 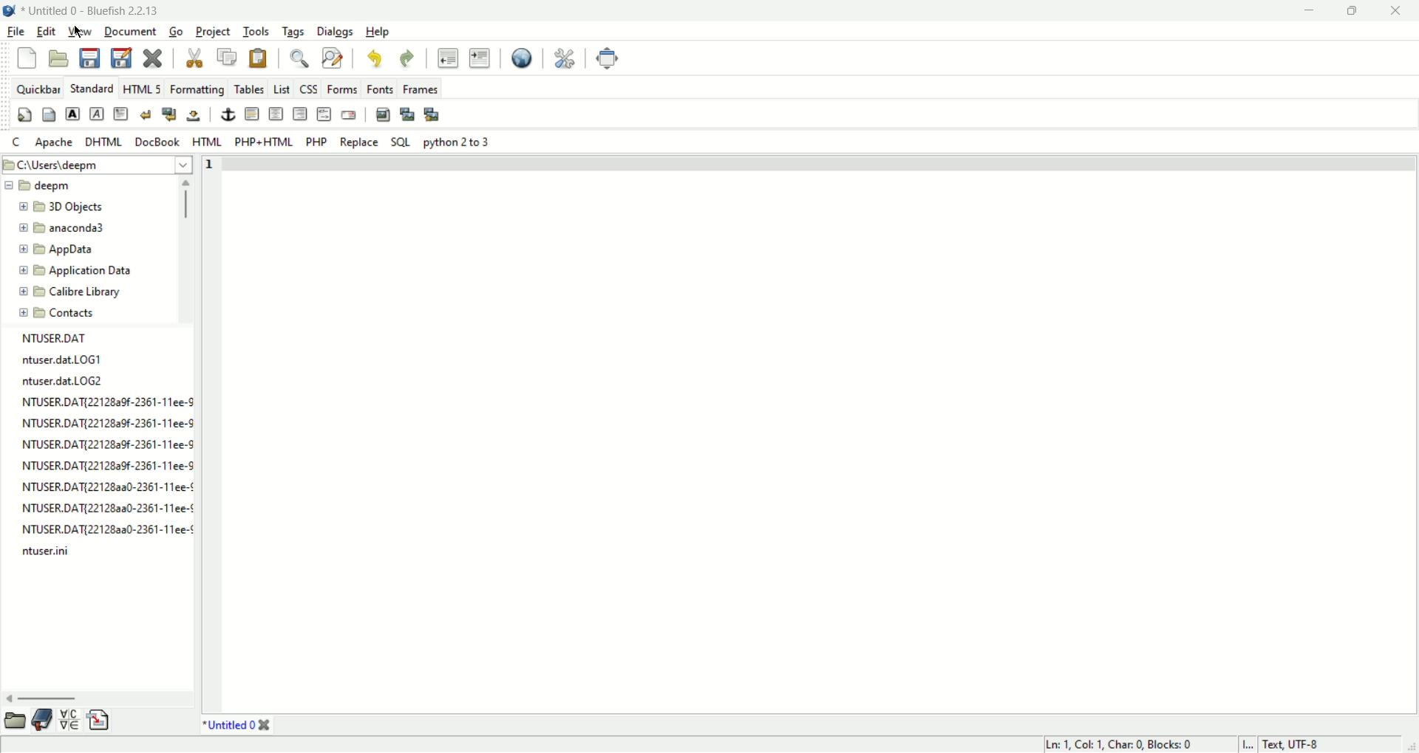 What do you see at coordinates (325, 114) in the screenshot?
I see `HTML Comment` at bounding box center [325, 114].